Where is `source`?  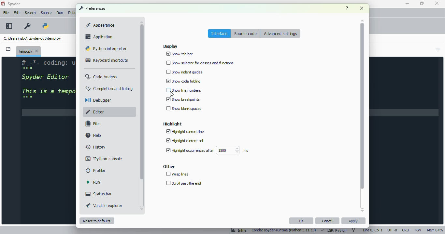 source is located at coordinates (46, 13).